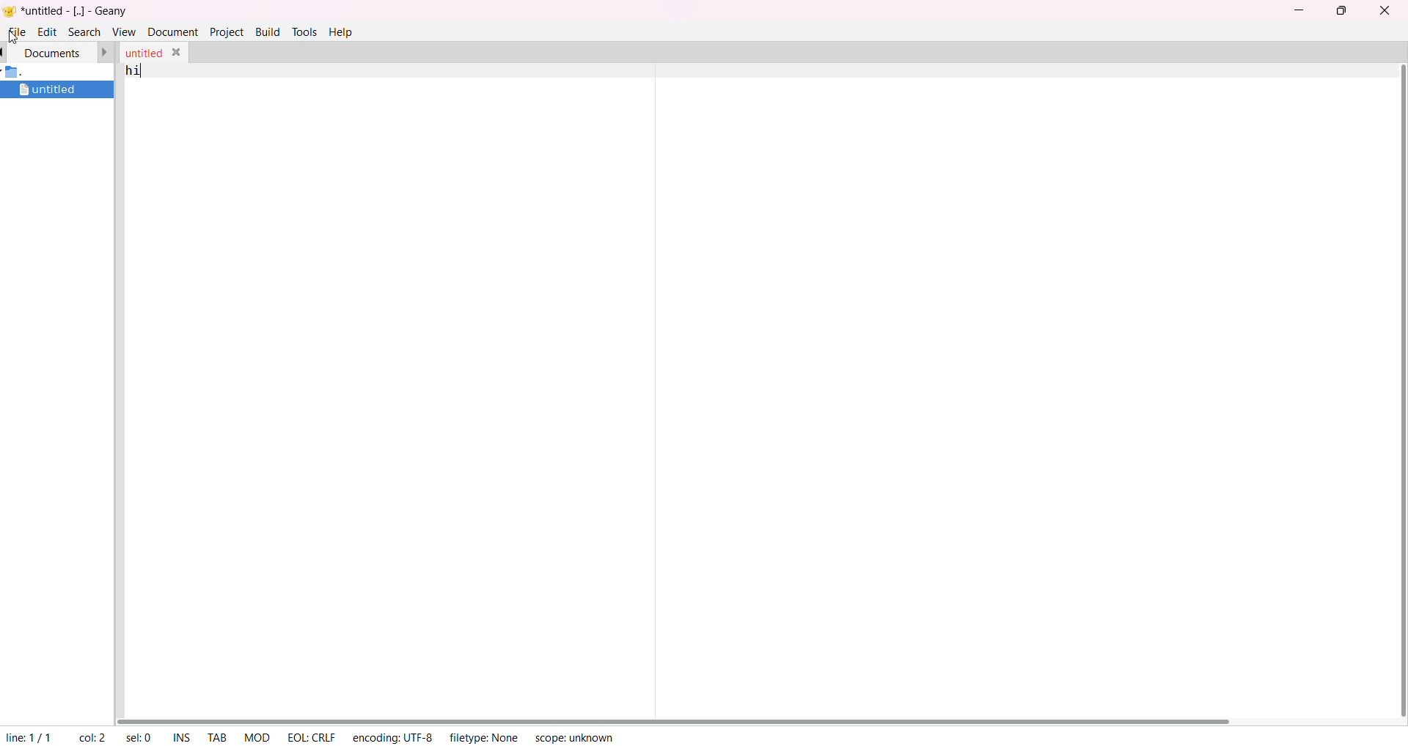  I want to click on view, so click(122, 31).